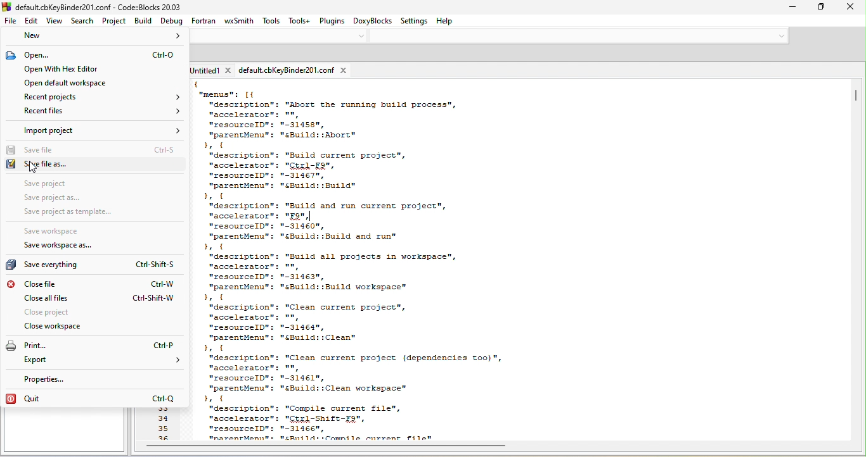  What do you see at coordinates (211, 70) in the screenshot?
I see `untitled1` at bounding box center [211, 70].